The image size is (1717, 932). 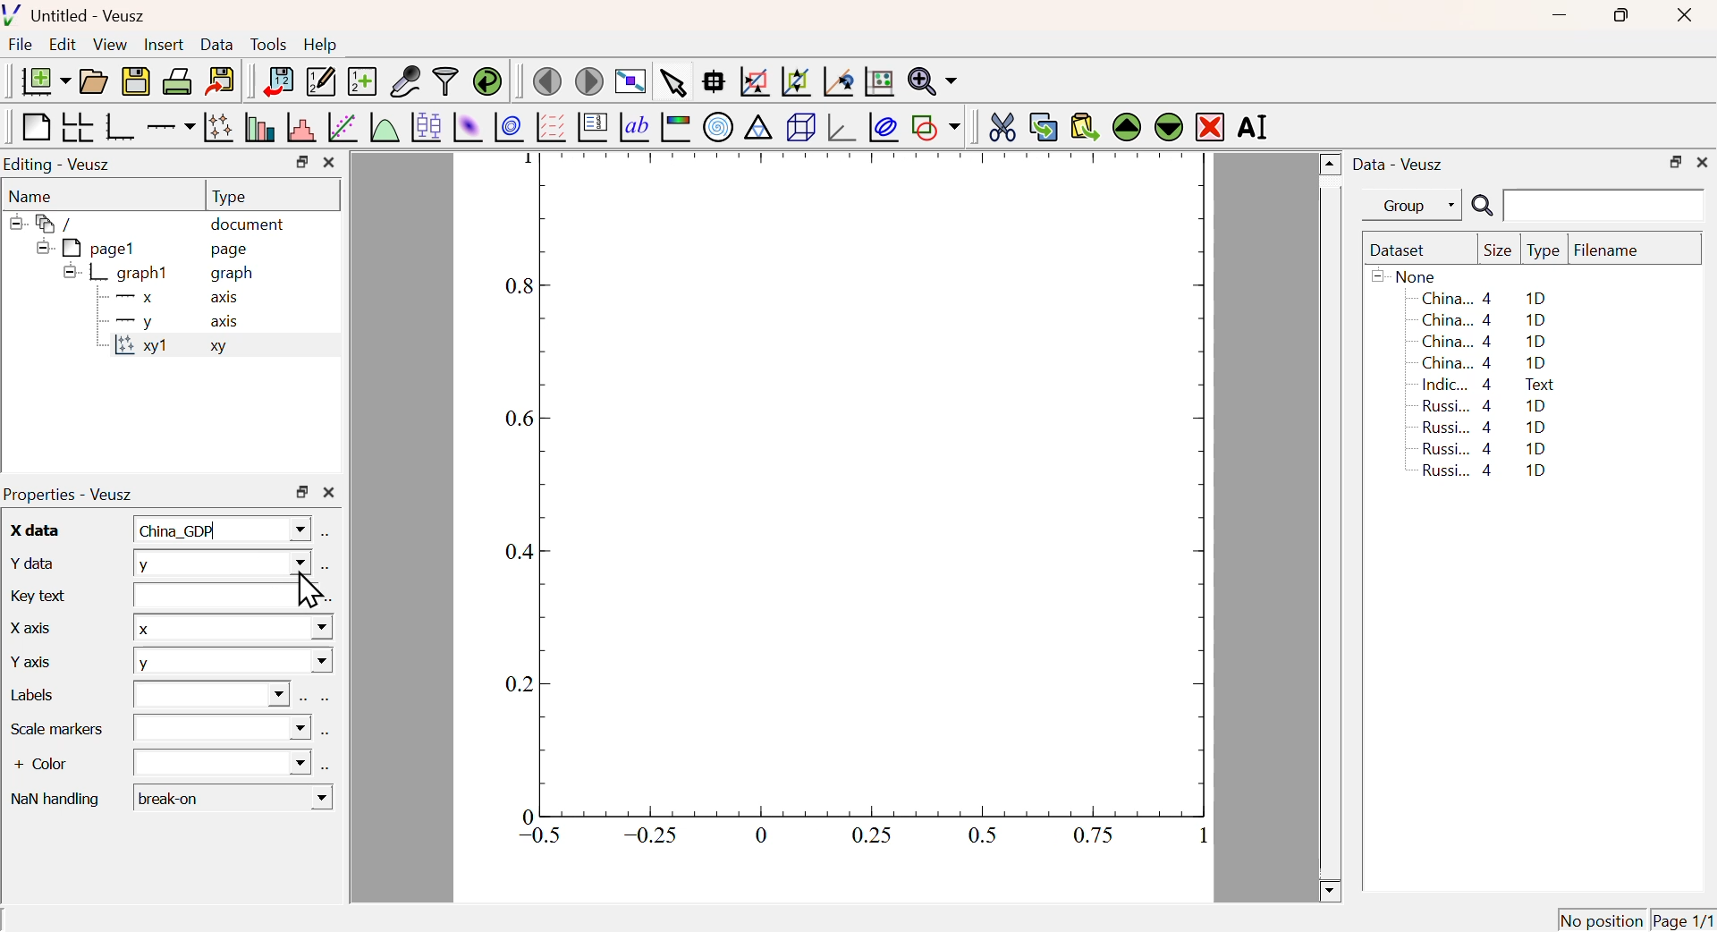 I want to click on Plot a function, so click(x=382, y=128).